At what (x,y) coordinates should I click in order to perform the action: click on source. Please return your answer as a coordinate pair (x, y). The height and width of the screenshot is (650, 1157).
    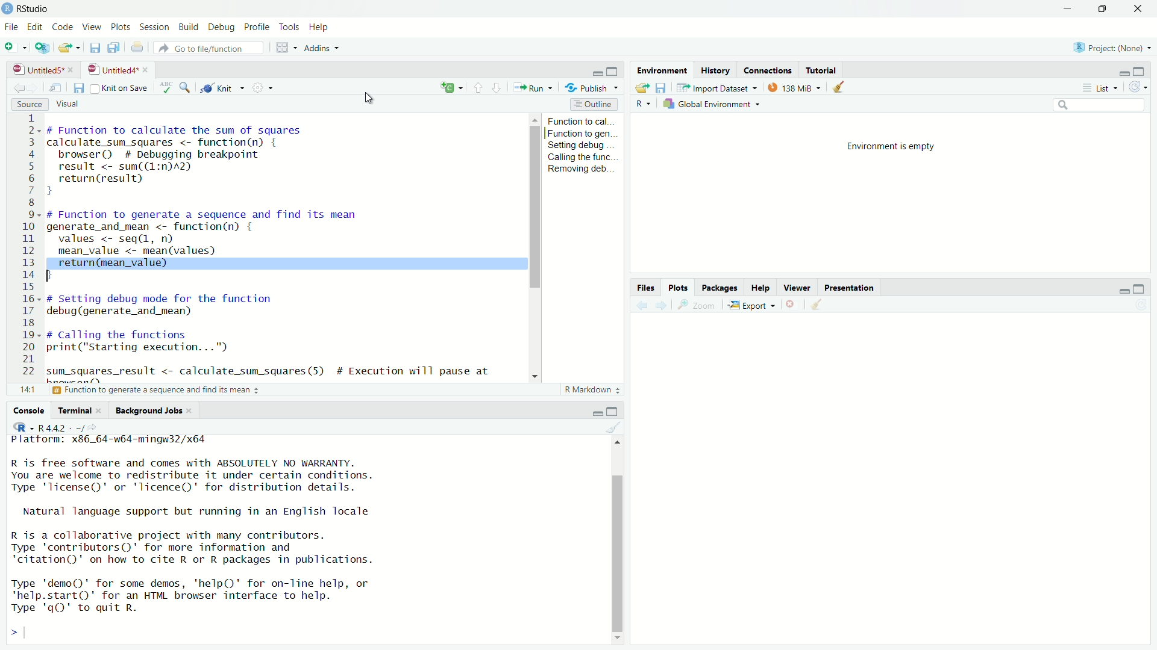
    Looking at the image, I should click on (29, 105).